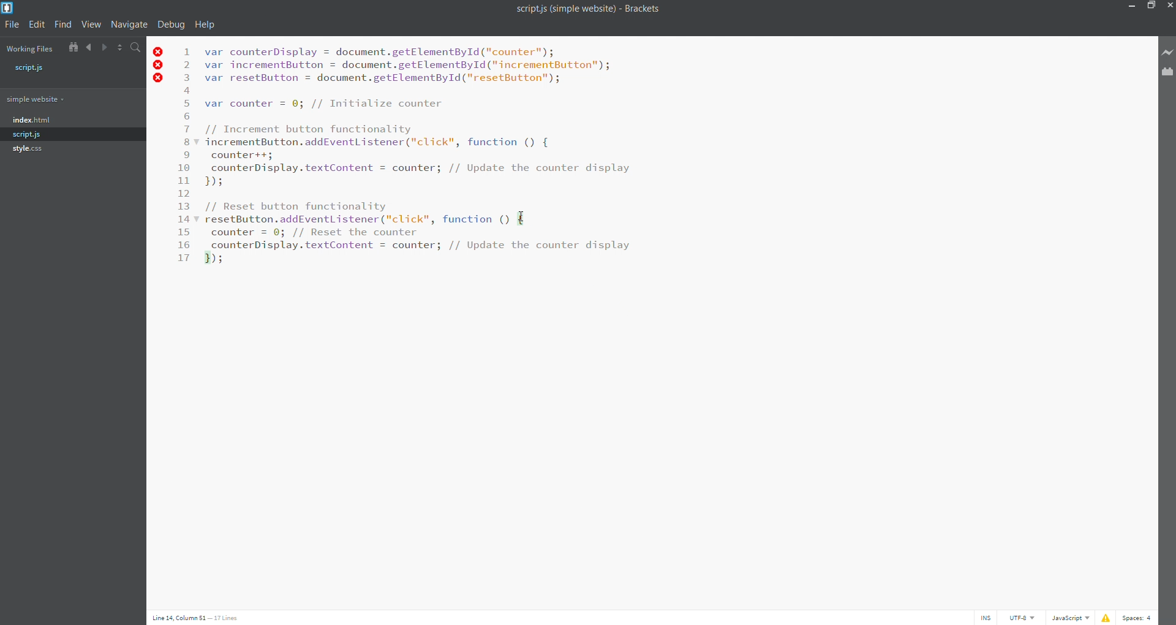  What do you see at coordinates (88, 46) in the screenshot?
I see `navigate backward` at bounding box center [88, 46].